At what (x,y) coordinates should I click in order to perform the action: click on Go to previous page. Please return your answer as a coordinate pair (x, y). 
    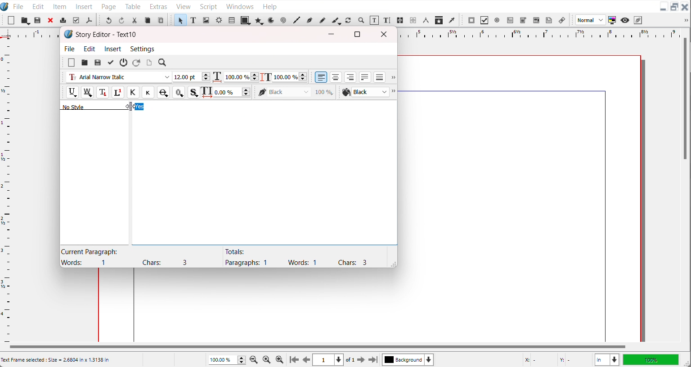
    Looking at the image, I should click on (306, 360).